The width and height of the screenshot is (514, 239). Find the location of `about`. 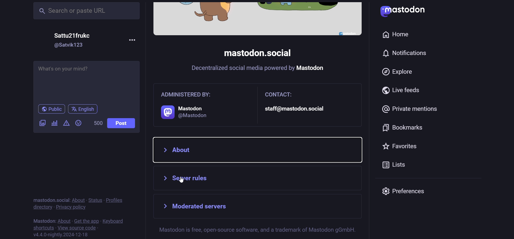

about is located at coordinates (78, 200).